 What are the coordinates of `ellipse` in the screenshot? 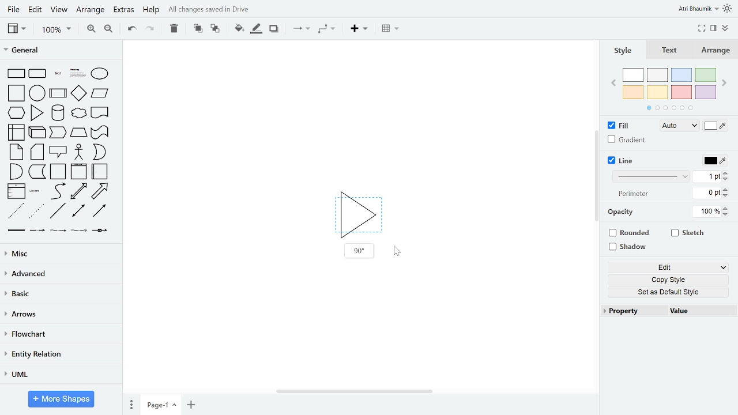 It's located at (100, 73).